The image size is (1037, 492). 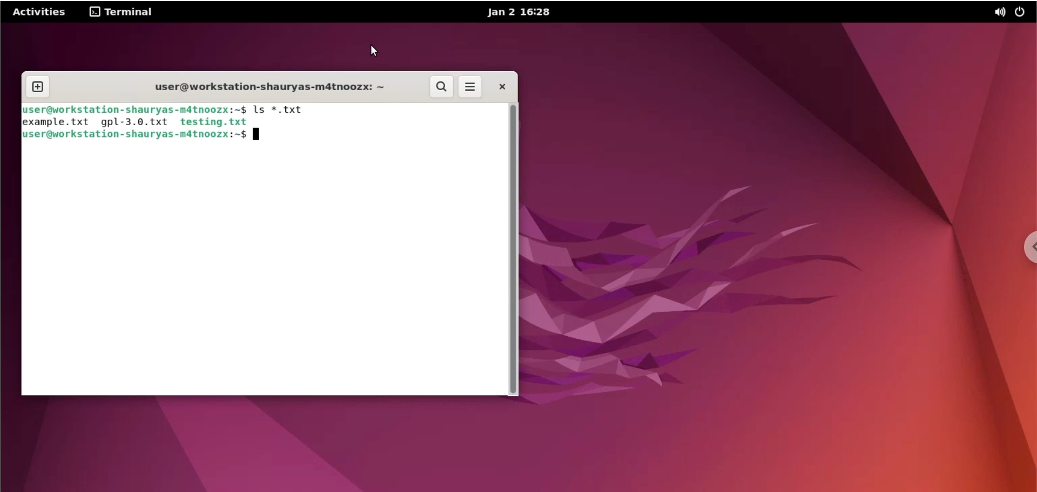 What do you see at coordinates (501, 87) in the screenshot?
I see `close` at bounding box center [501, 87].